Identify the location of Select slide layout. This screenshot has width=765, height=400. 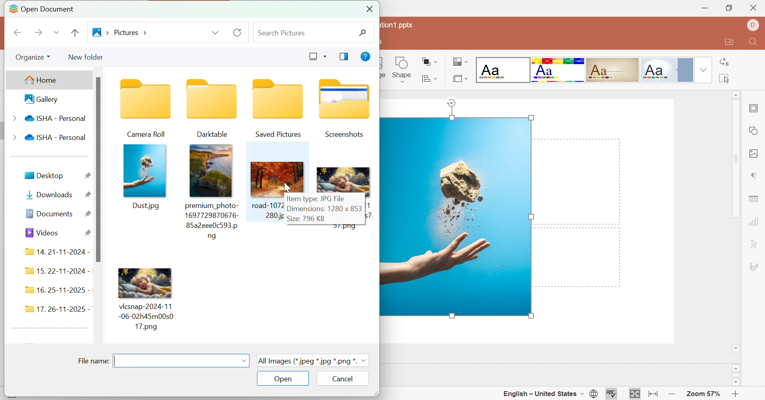
(460, 78).